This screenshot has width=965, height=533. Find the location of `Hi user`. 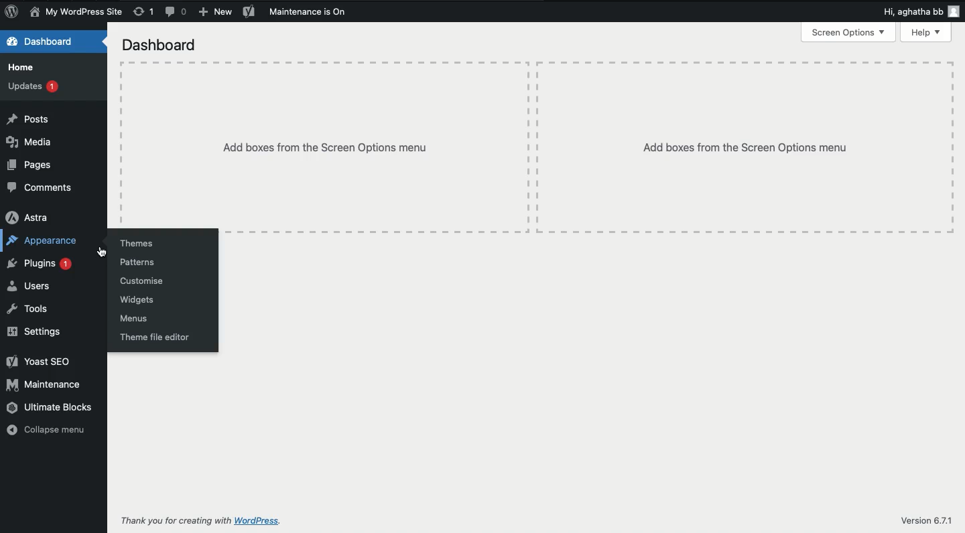

Hi user is located at coordinates (919, 11).